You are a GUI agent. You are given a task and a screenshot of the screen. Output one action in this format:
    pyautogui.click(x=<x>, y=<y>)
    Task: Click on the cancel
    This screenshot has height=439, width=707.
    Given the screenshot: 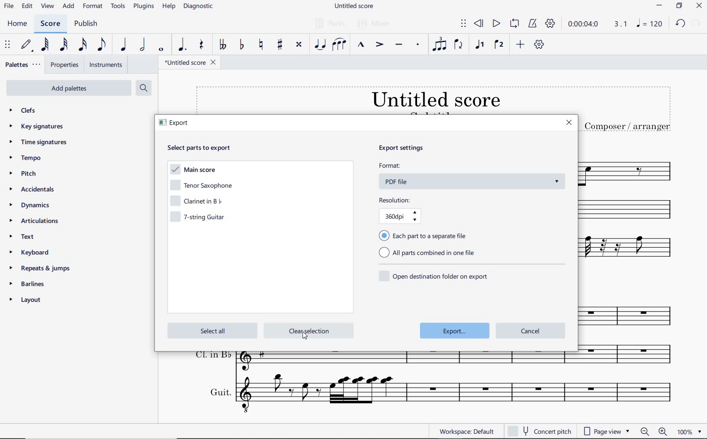 What is the action you would take?
    pyautogui.click(x=531, y=330)
    